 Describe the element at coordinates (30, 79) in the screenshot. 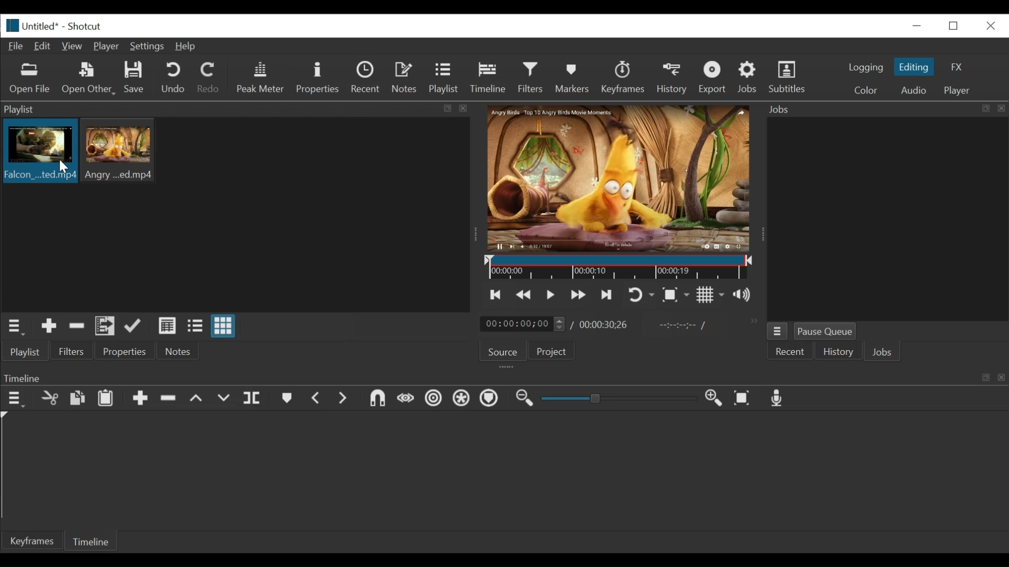

I see `Open file` at that location.